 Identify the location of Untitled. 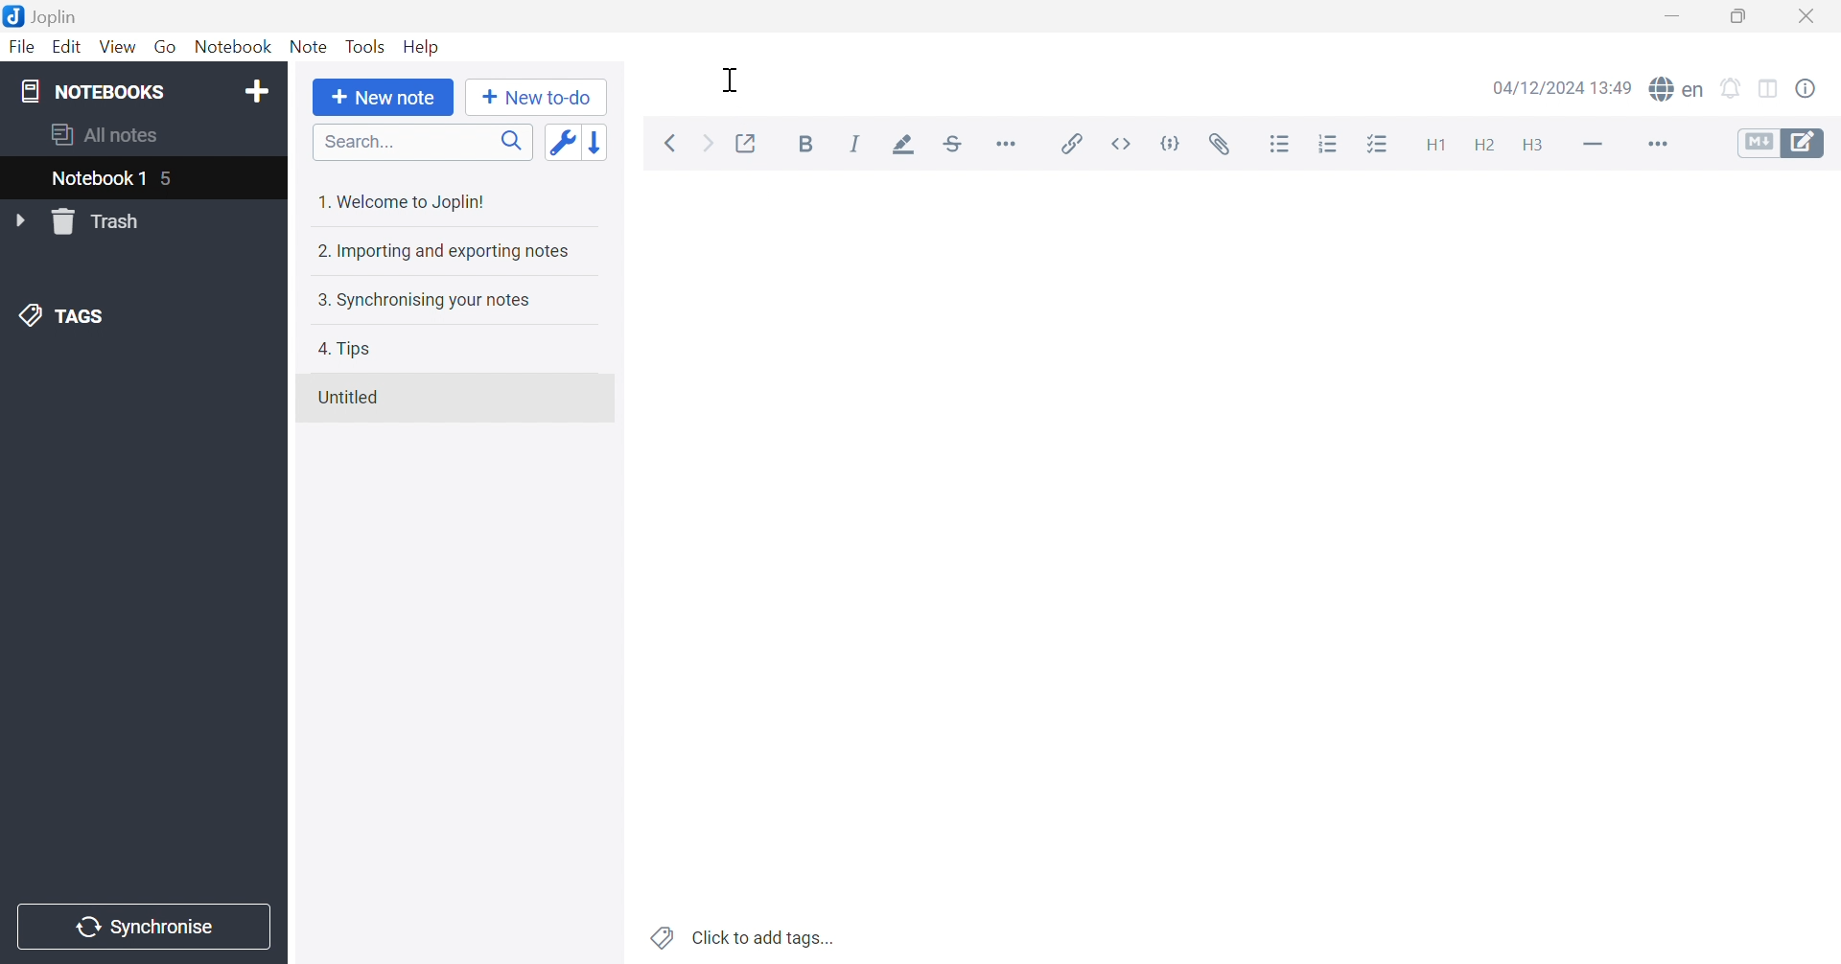
(352, 398).